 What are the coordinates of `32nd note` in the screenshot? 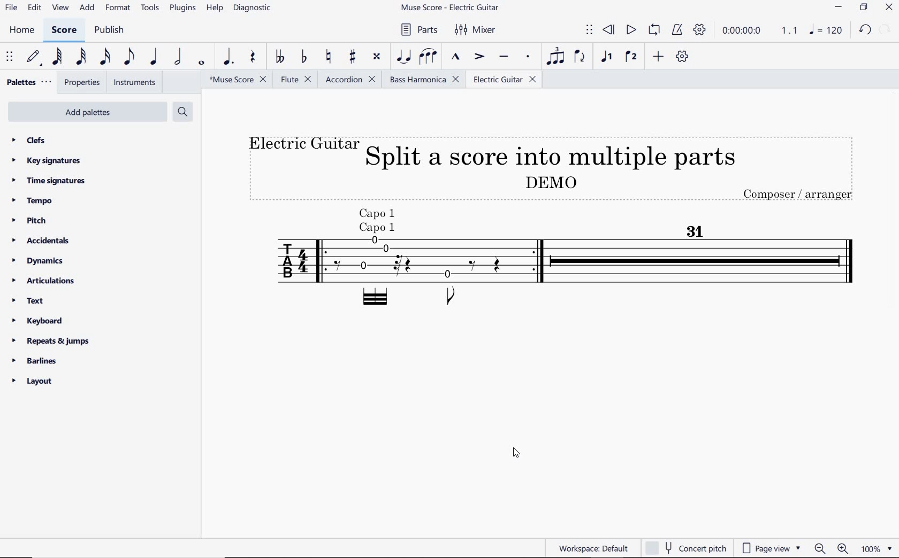 It's located at (79, 57).